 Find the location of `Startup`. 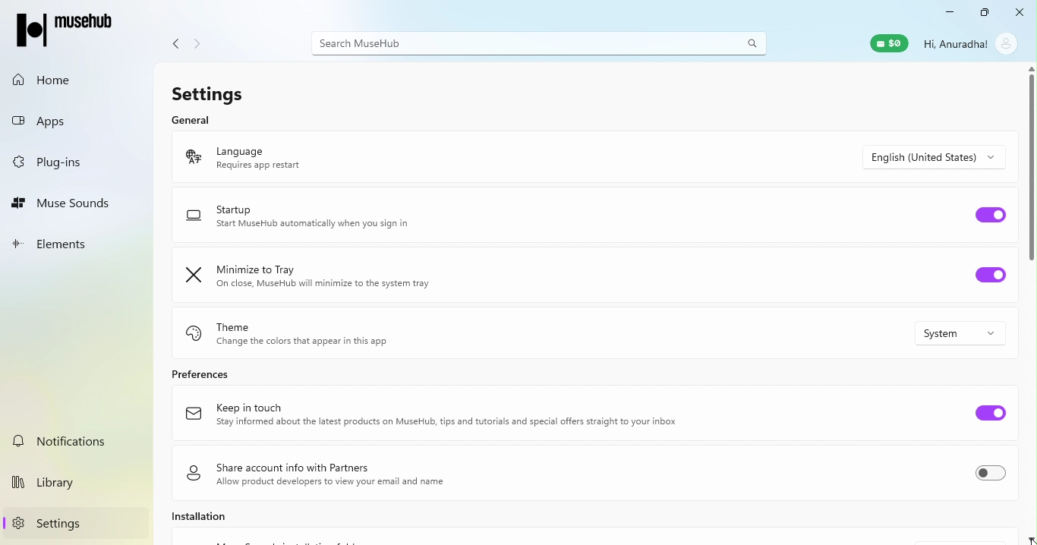

Startup is located at coordinates (392, 216).